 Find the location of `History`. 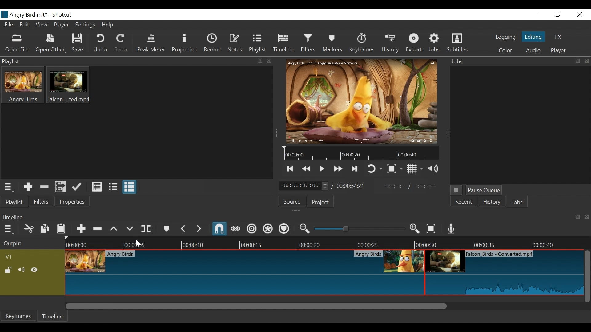

History is located at coordinates (492, 201).